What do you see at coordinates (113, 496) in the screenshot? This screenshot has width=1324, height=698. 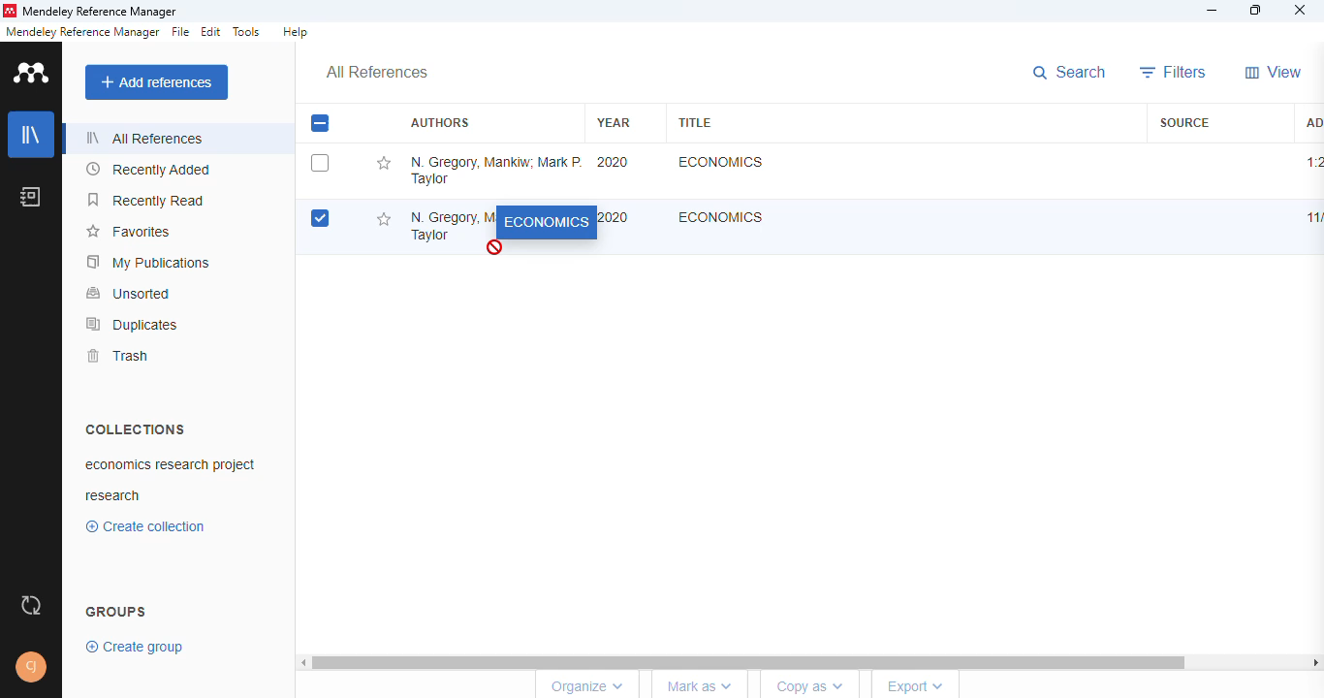 I see `research` at bounding box center [113, 496].